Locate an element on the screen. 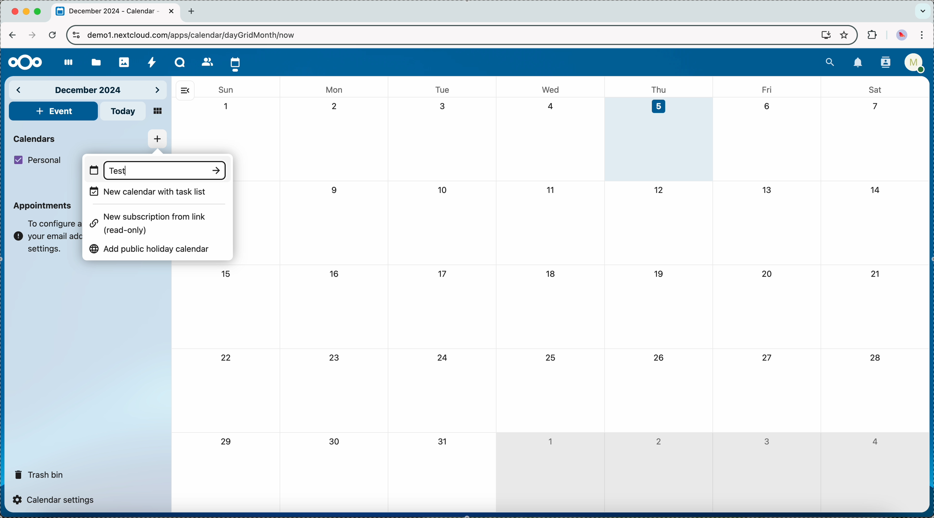  customize and control Google Chrome is located at coordinates (925, 35).